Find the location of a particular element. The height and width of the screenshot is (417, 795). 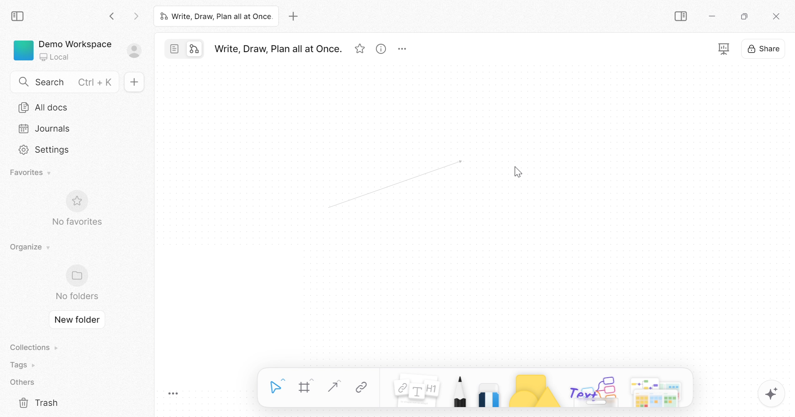

Trash is located at coordinates (40, 403).